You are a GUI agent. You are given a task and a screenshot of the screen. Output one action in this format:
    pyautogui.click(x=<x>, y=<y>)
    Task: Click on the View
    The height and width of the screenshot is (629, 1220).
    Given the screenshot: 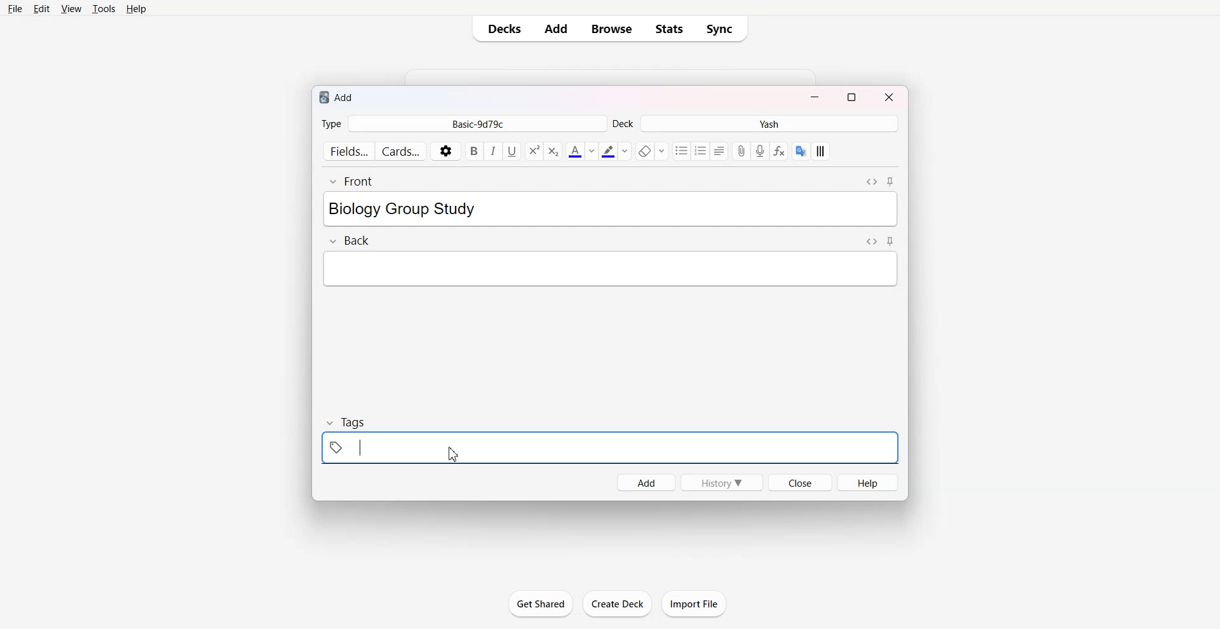 What is the action you would take?
    pyautogui.click(x=71, y=10)
    